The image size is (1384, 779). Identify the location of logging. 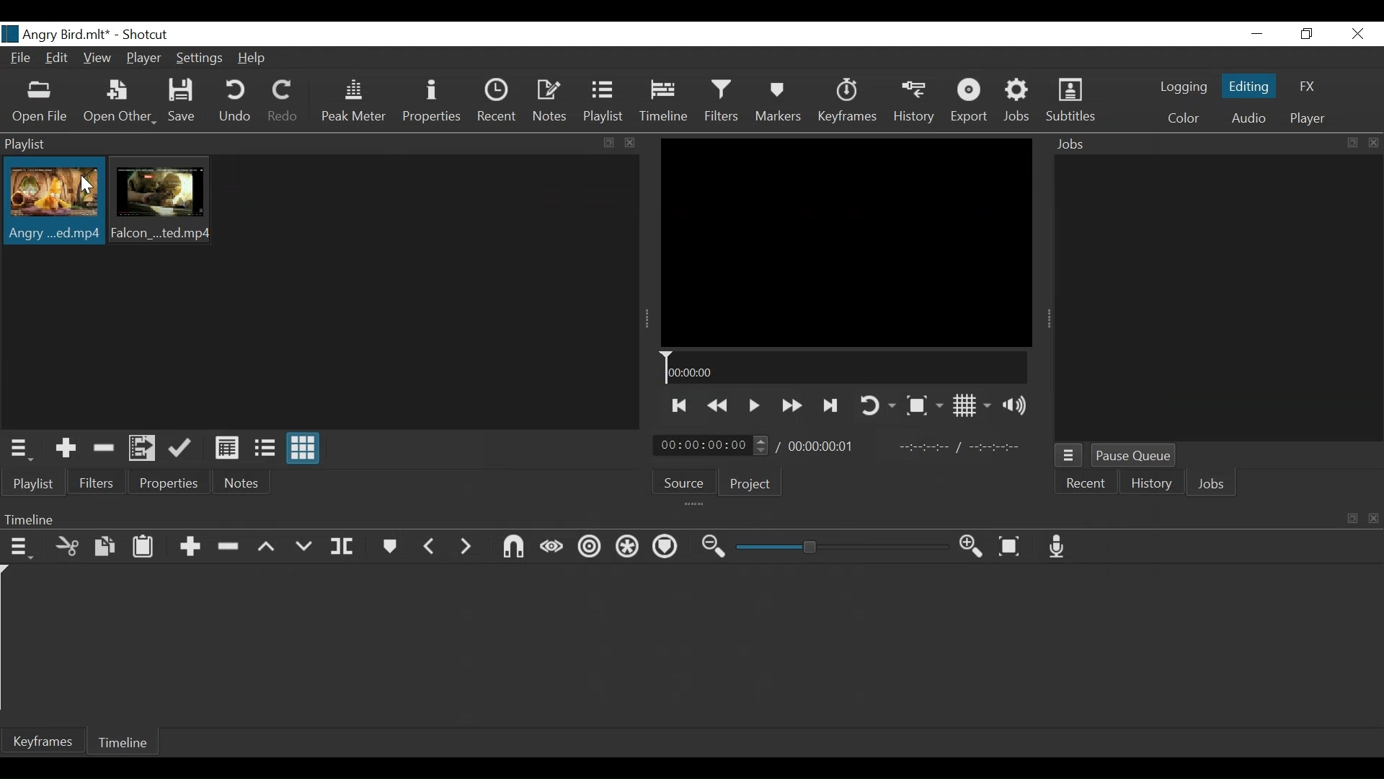
(1184, 88).